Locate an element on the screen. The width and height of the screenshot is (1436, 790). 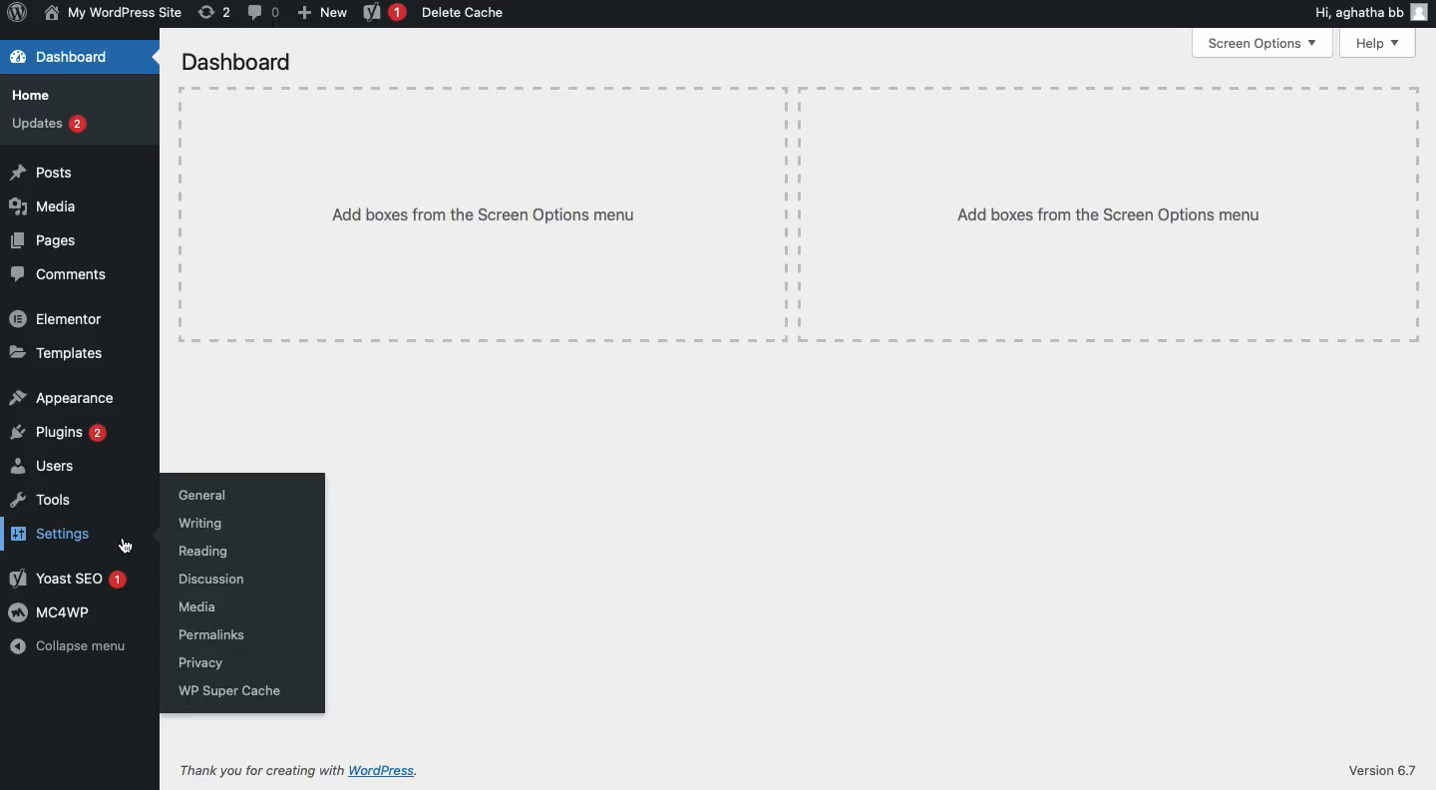
Media is located at coordinates (196, 606).